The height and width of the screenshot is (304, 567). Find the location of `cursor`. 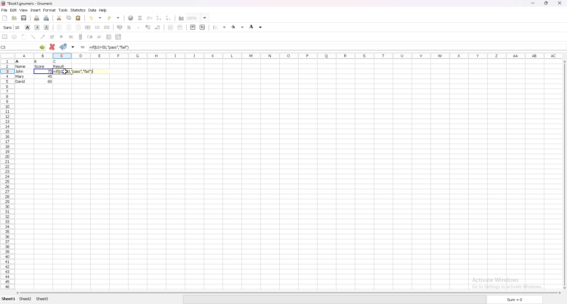

cursor is located at coordinates (65, 72).